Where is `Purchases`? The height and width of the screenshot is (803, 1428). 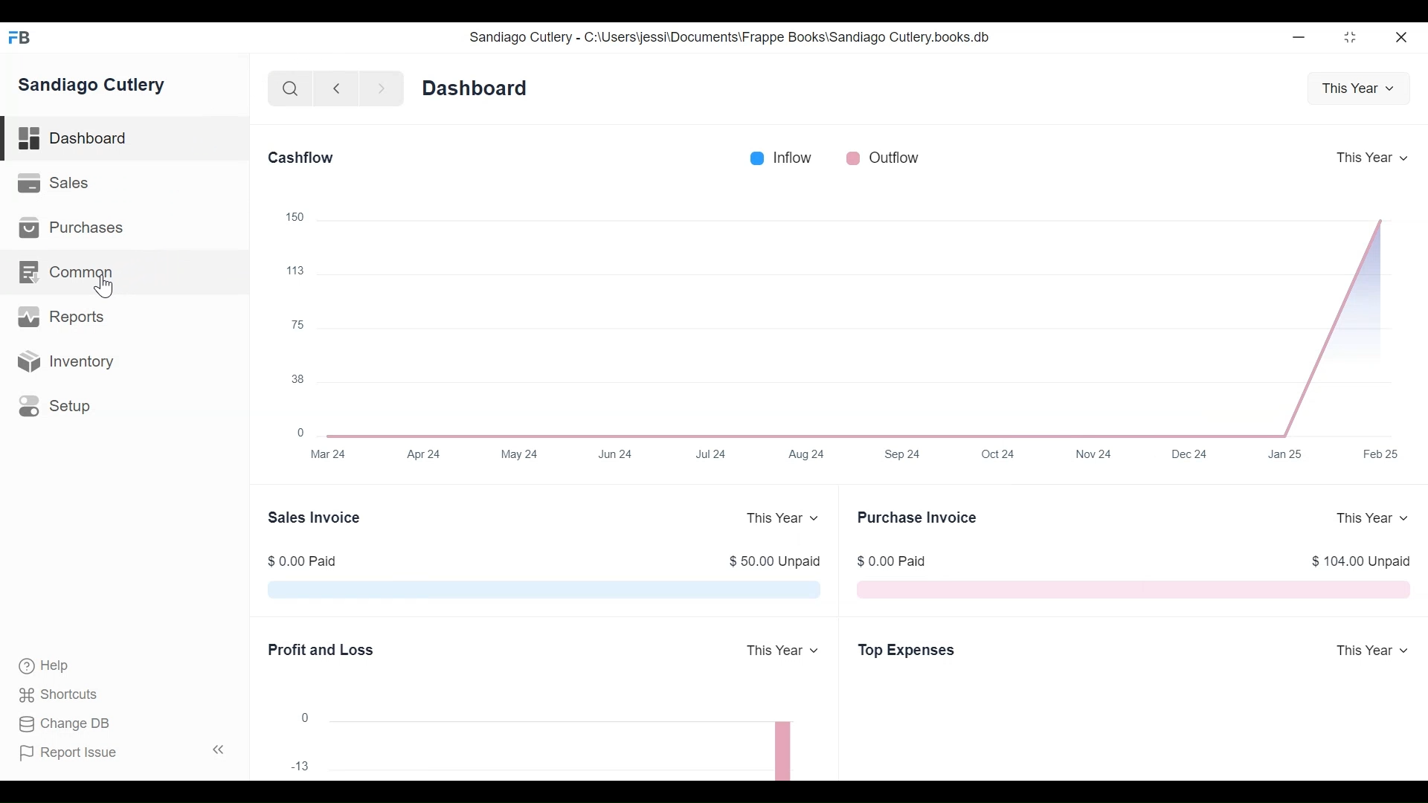
Purchases is located at coordinates (71, 228).